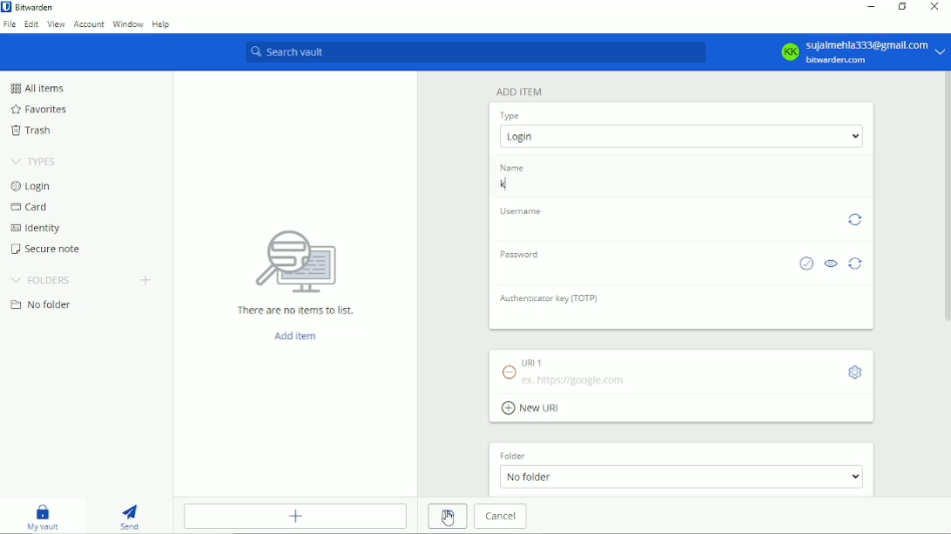 This screenshot has height=534, width=951. Describe the element at coordinates (857, 264) in the screenshot. I see `Generate password` at that location.